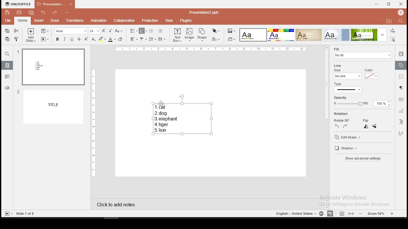 The image size is (408, 229). I want to click on slides, so click(7, 65).